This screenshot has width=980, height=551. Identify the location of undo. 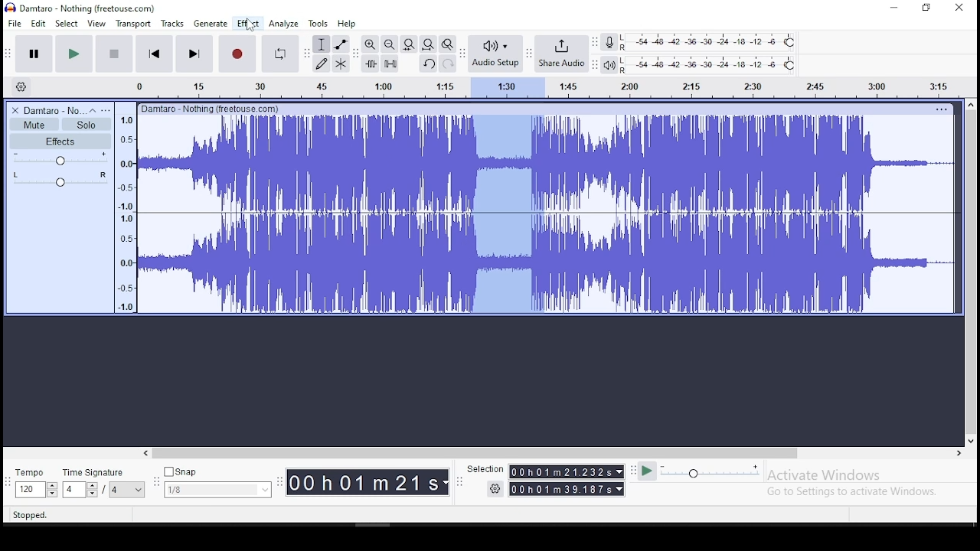
(428, 64).